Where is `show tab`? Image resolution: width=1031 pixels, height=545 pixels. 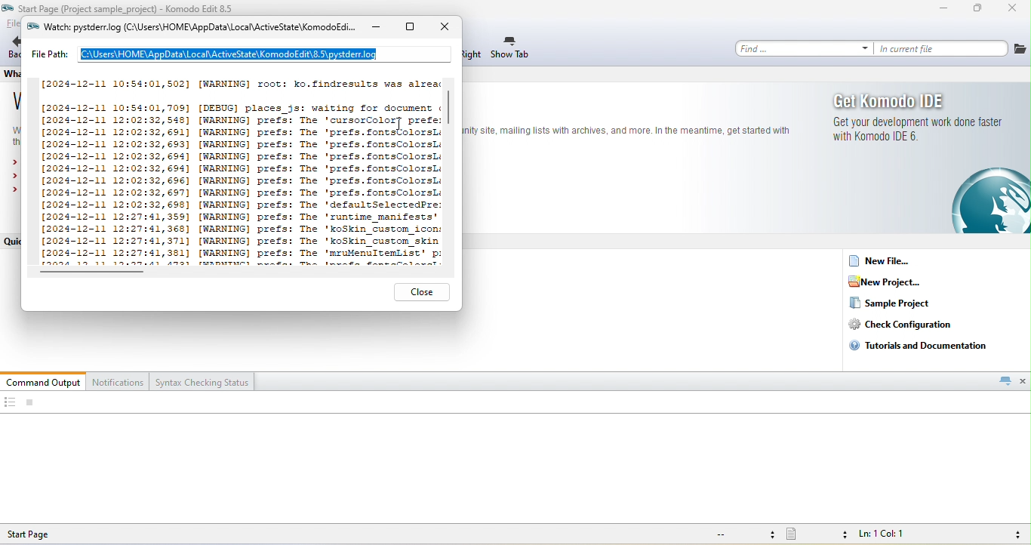 show tab is located at coordinates (511, 48).